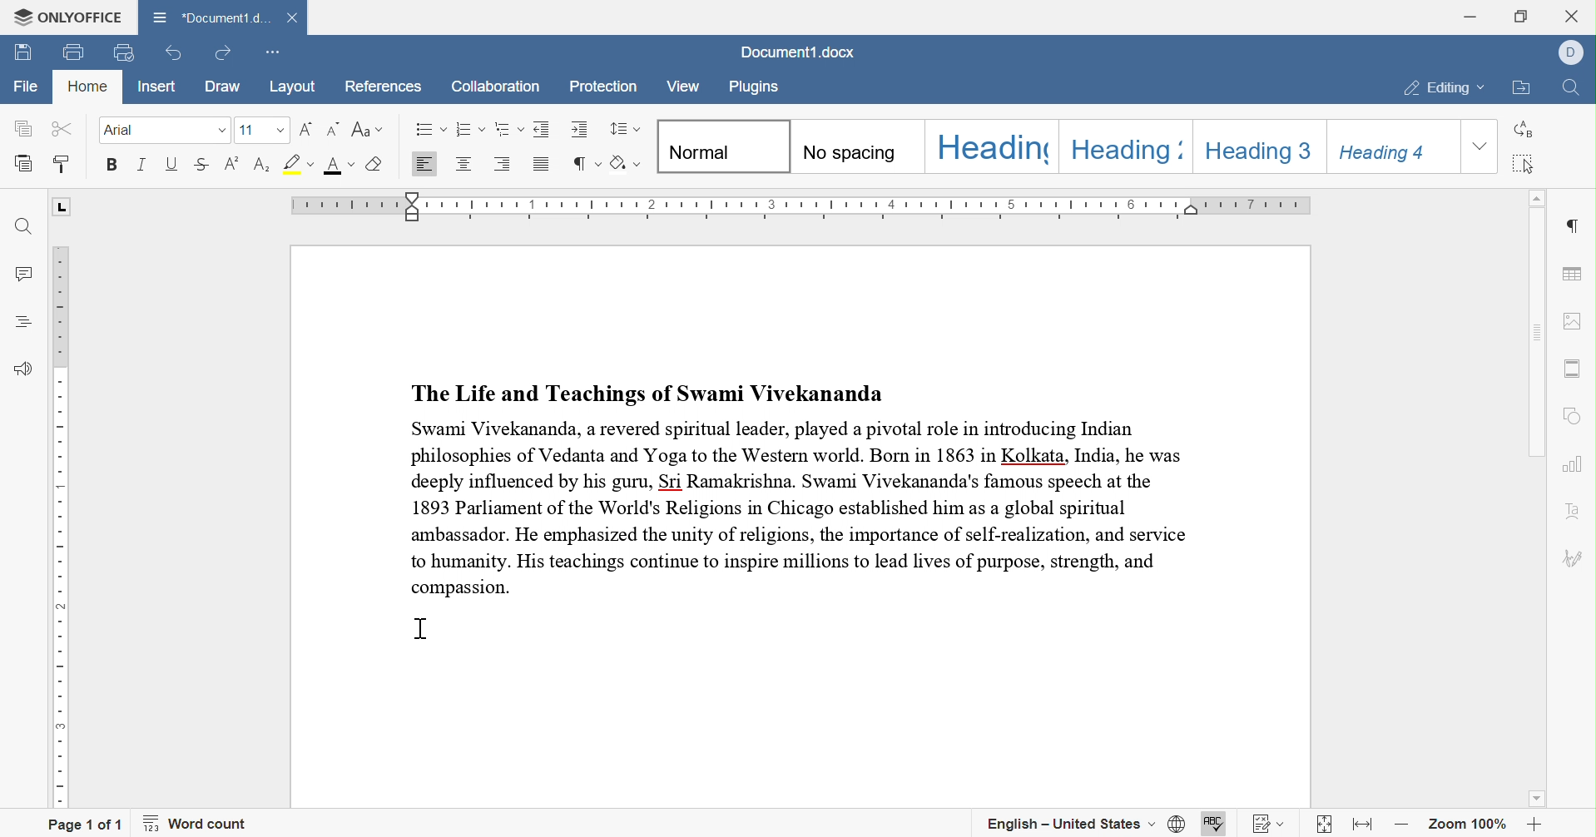  I want to click on font color, so click(340, 165).